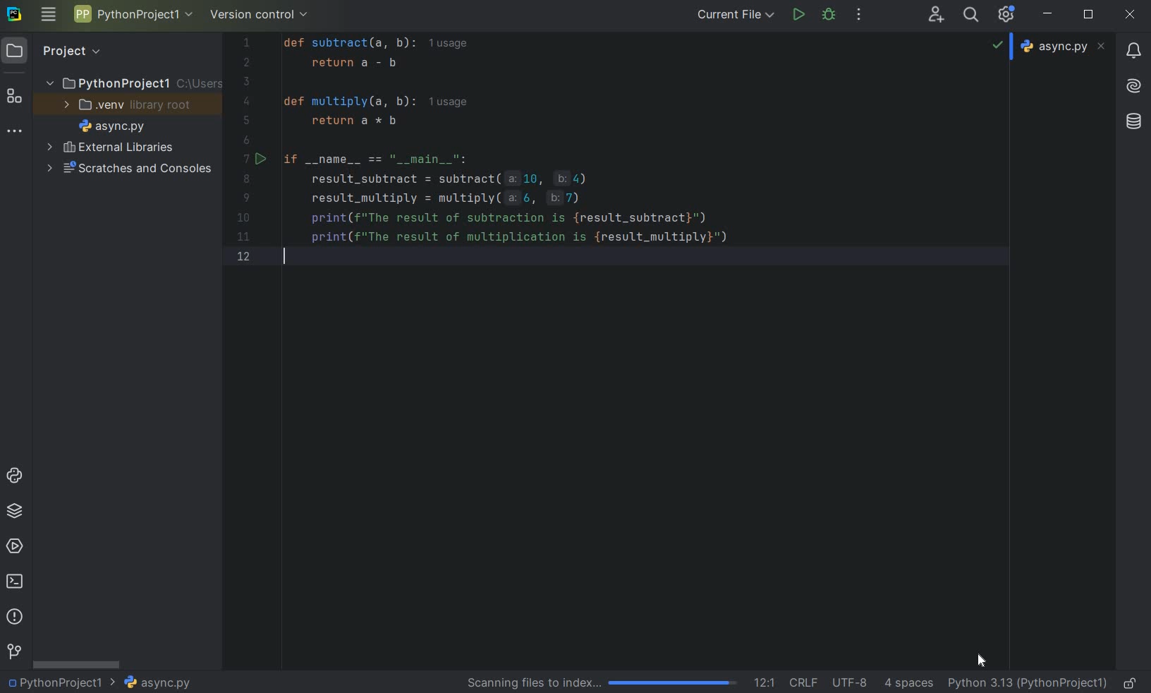  What do you see at coordinates (15, 94) in the screenshot?
I see `structure` at bounding box center [15, 94].